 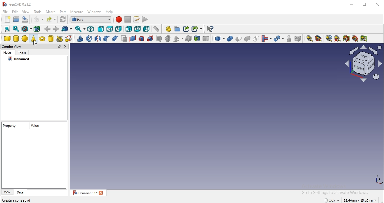 What do you see at coordinates (351, 4) in the screenshot?
I see `minimize` at bounding box center [351, 4].